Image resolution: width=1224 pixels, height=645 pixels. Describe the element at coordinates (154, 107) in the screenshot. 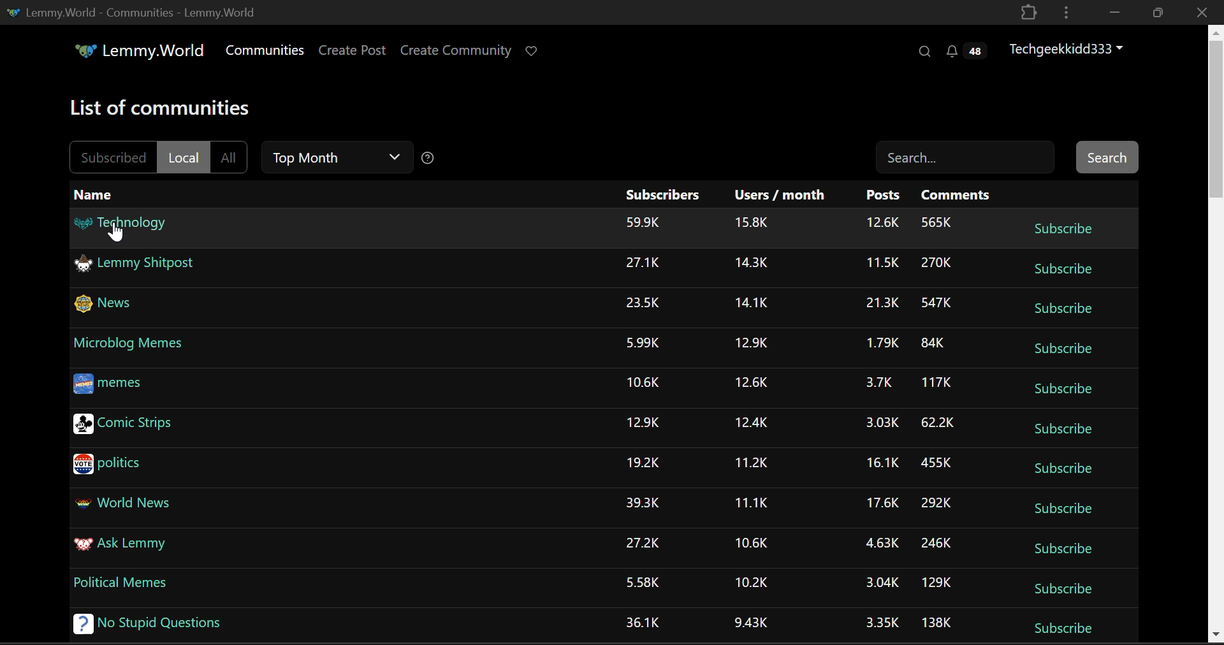

I see `List of communities` at that location.